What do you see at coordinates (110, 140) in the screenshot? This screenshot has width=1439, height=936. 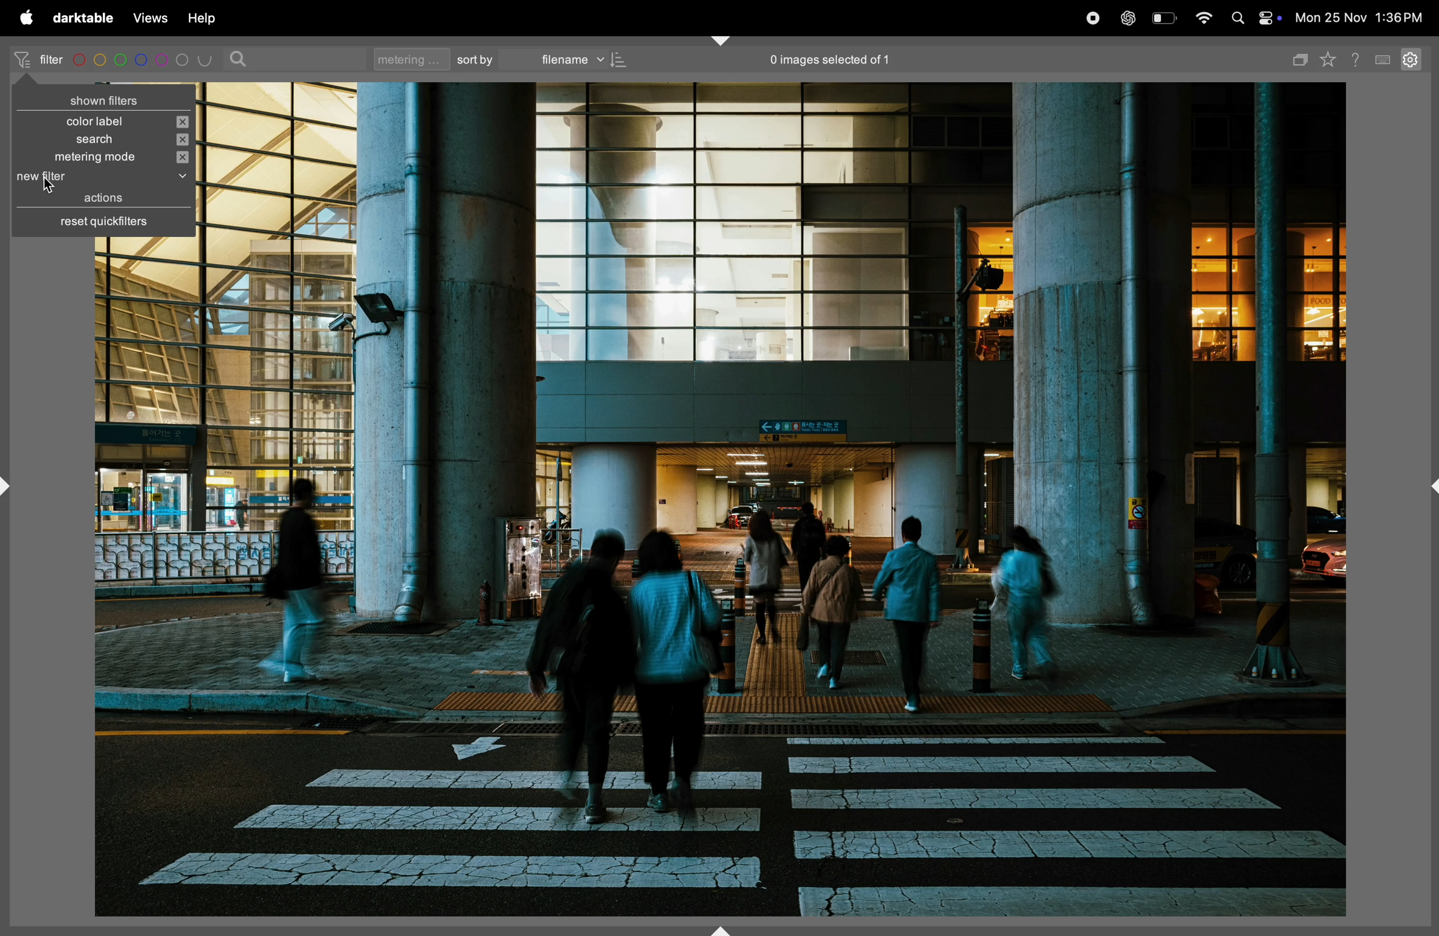 I see `search` at bounding box center [110, 140].